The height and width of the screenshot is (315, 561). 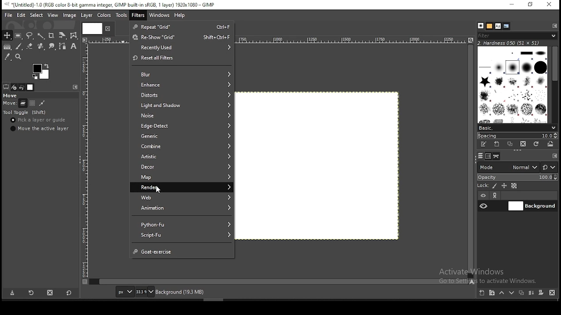 I want to click on crop tool, so click(x=51, y=36).